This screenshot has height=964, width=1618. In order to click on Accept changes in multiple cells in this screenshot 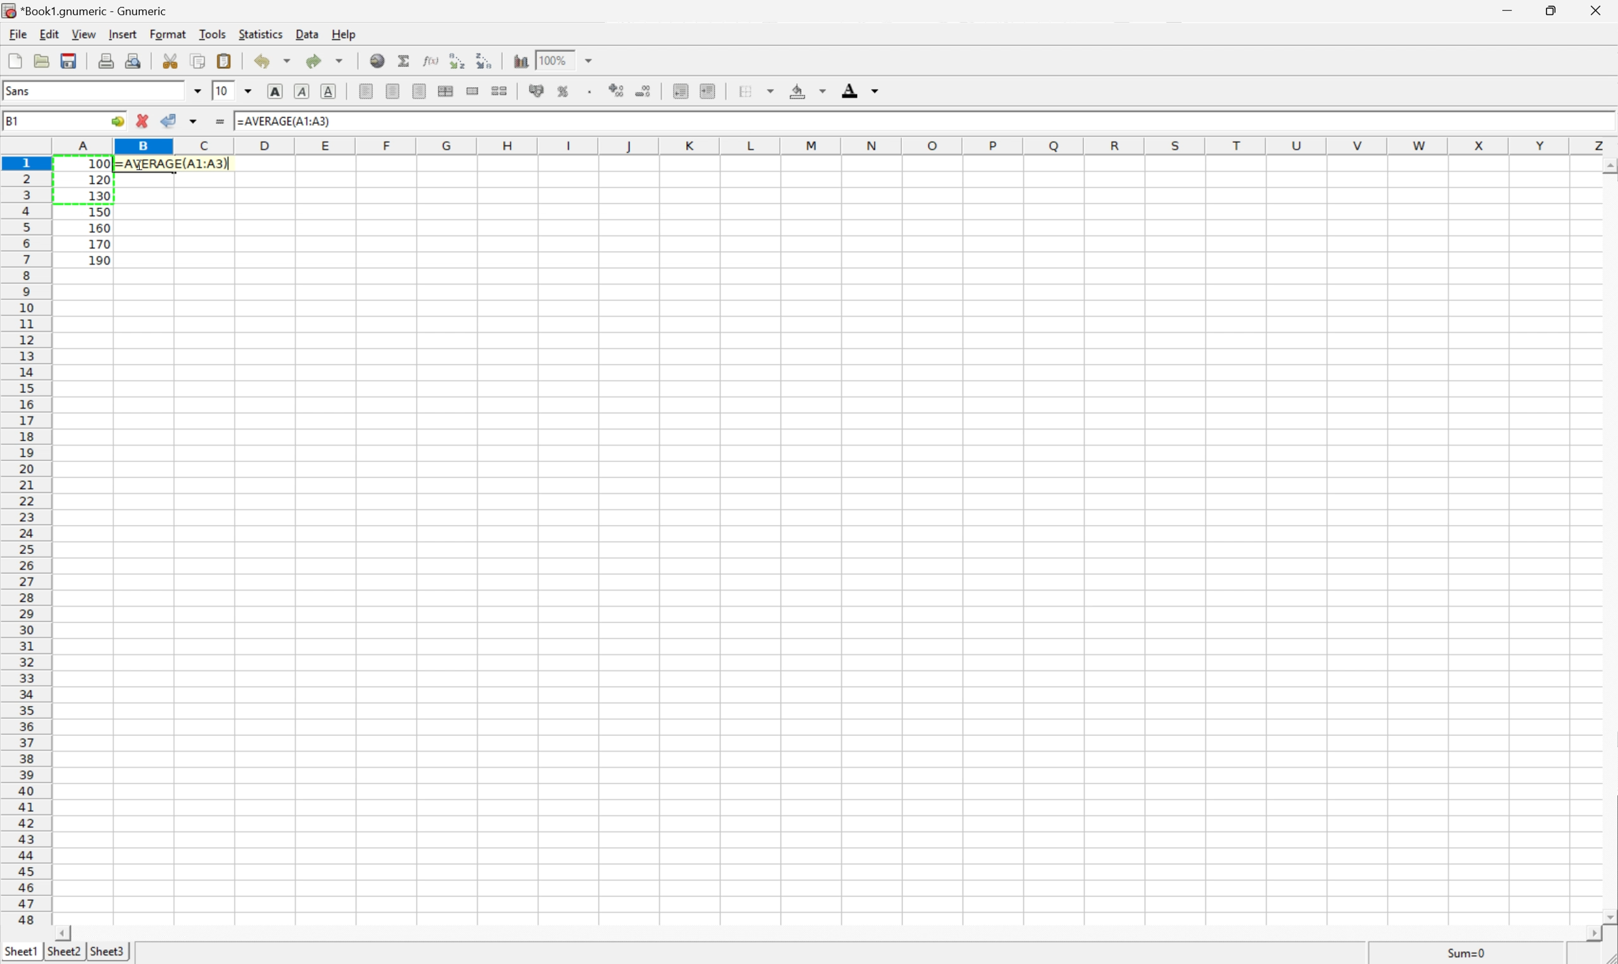, I will do `click(193, 121)`.